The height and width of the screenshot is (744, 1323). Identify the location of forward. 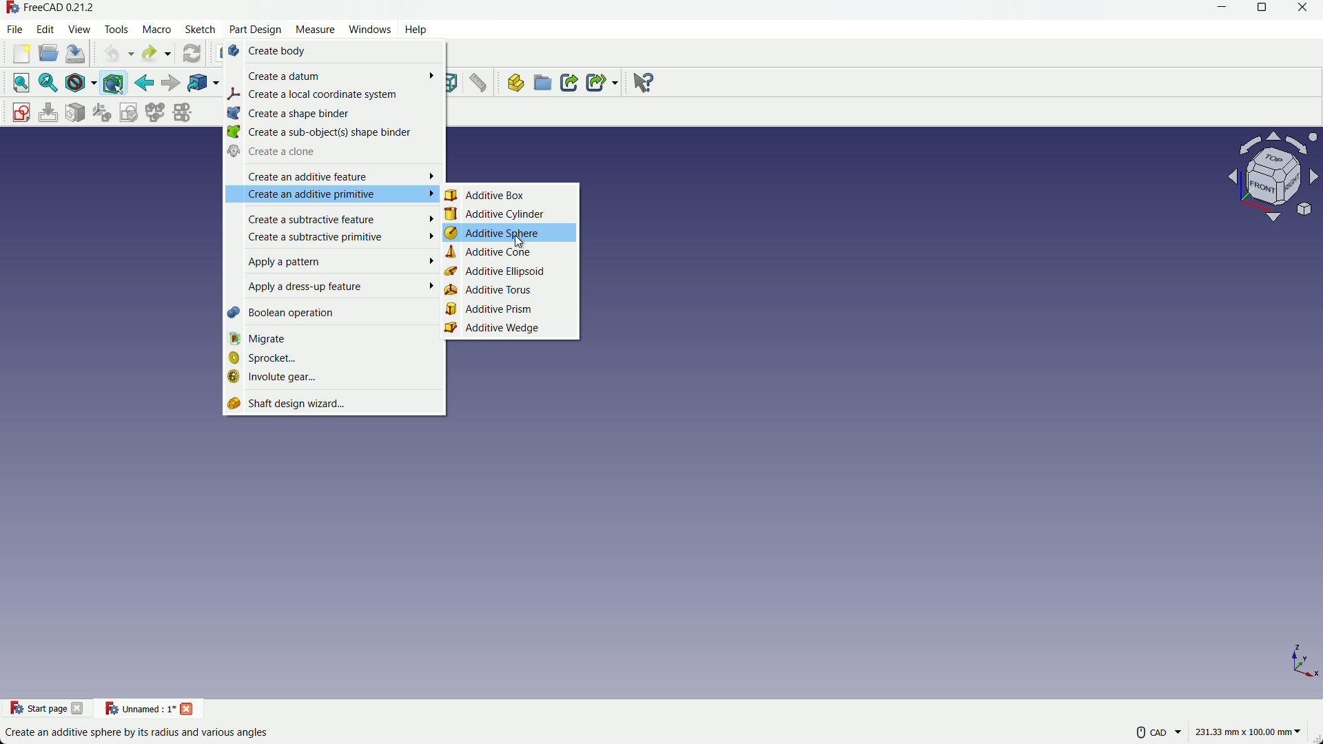
(172, 82).